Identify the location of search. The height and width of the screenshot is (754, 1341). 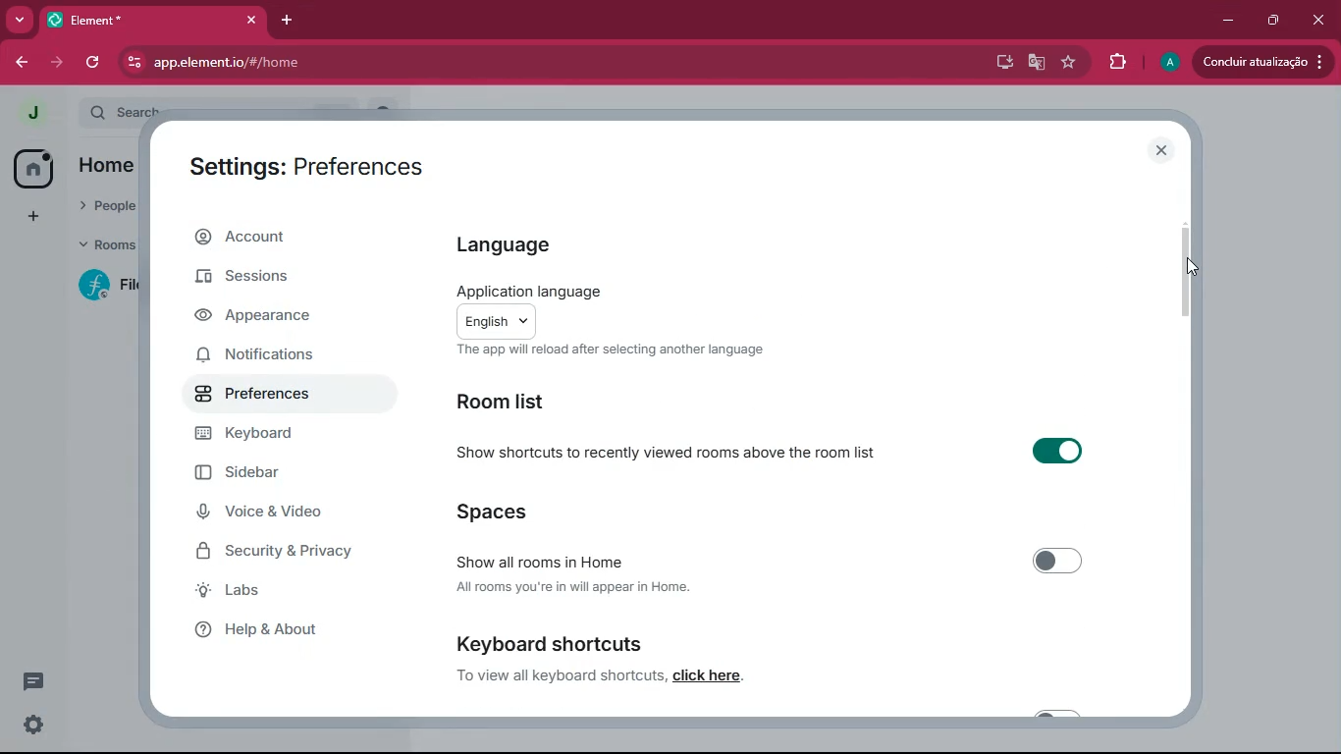
(123, 107).